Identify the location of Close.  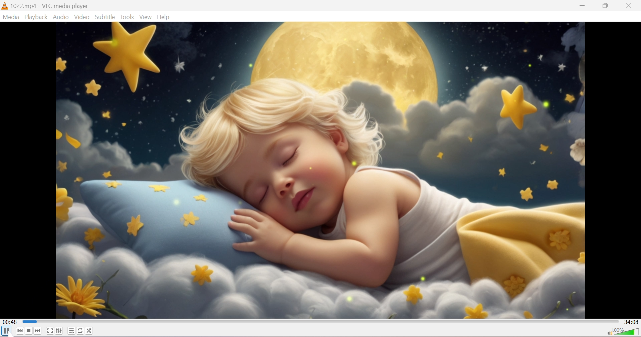
(629, 5).